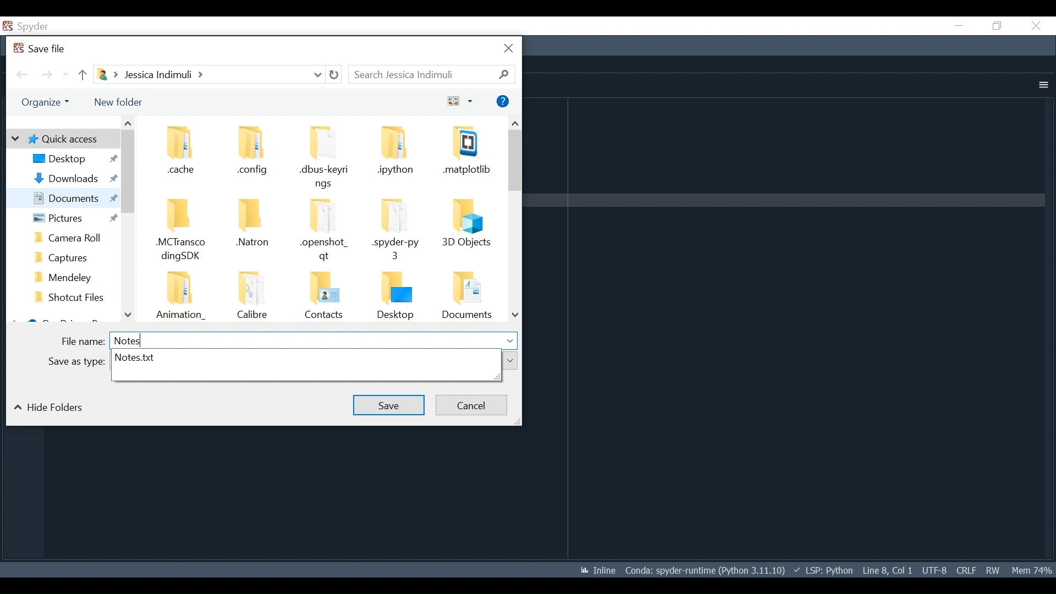 The width and height of the screenshot is (1056, 594). Describe the element at coordinates (992, 570) in the screenshot. I see `File Permissions` at that location.